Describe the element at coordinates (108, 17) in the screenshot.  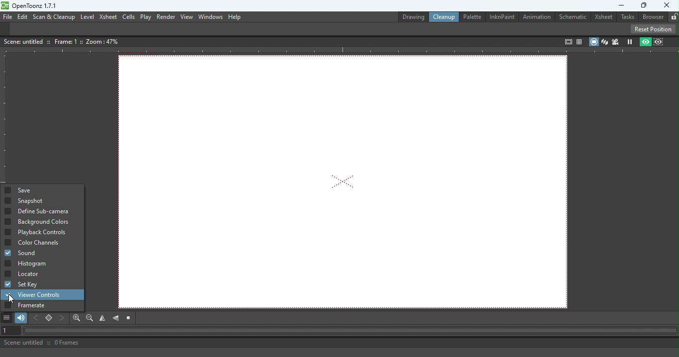
I see `Xsheet` at that location.